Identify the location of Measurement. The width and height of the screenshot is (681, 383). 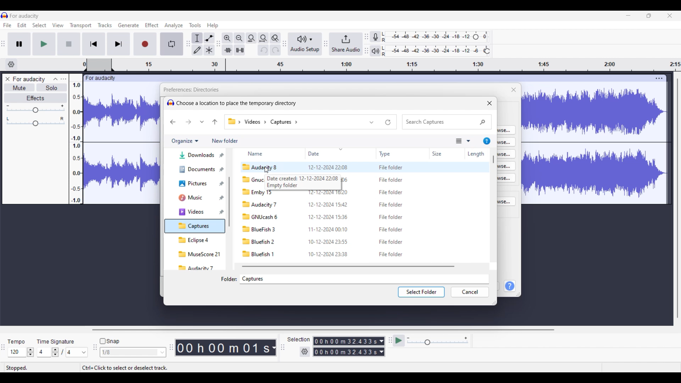
(274, 348).